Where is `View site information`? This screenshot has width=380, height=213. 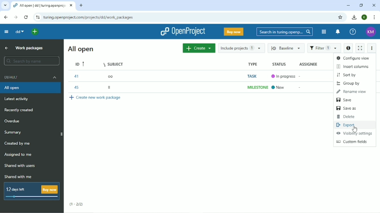 View site information is located at coordinates (38, 17).